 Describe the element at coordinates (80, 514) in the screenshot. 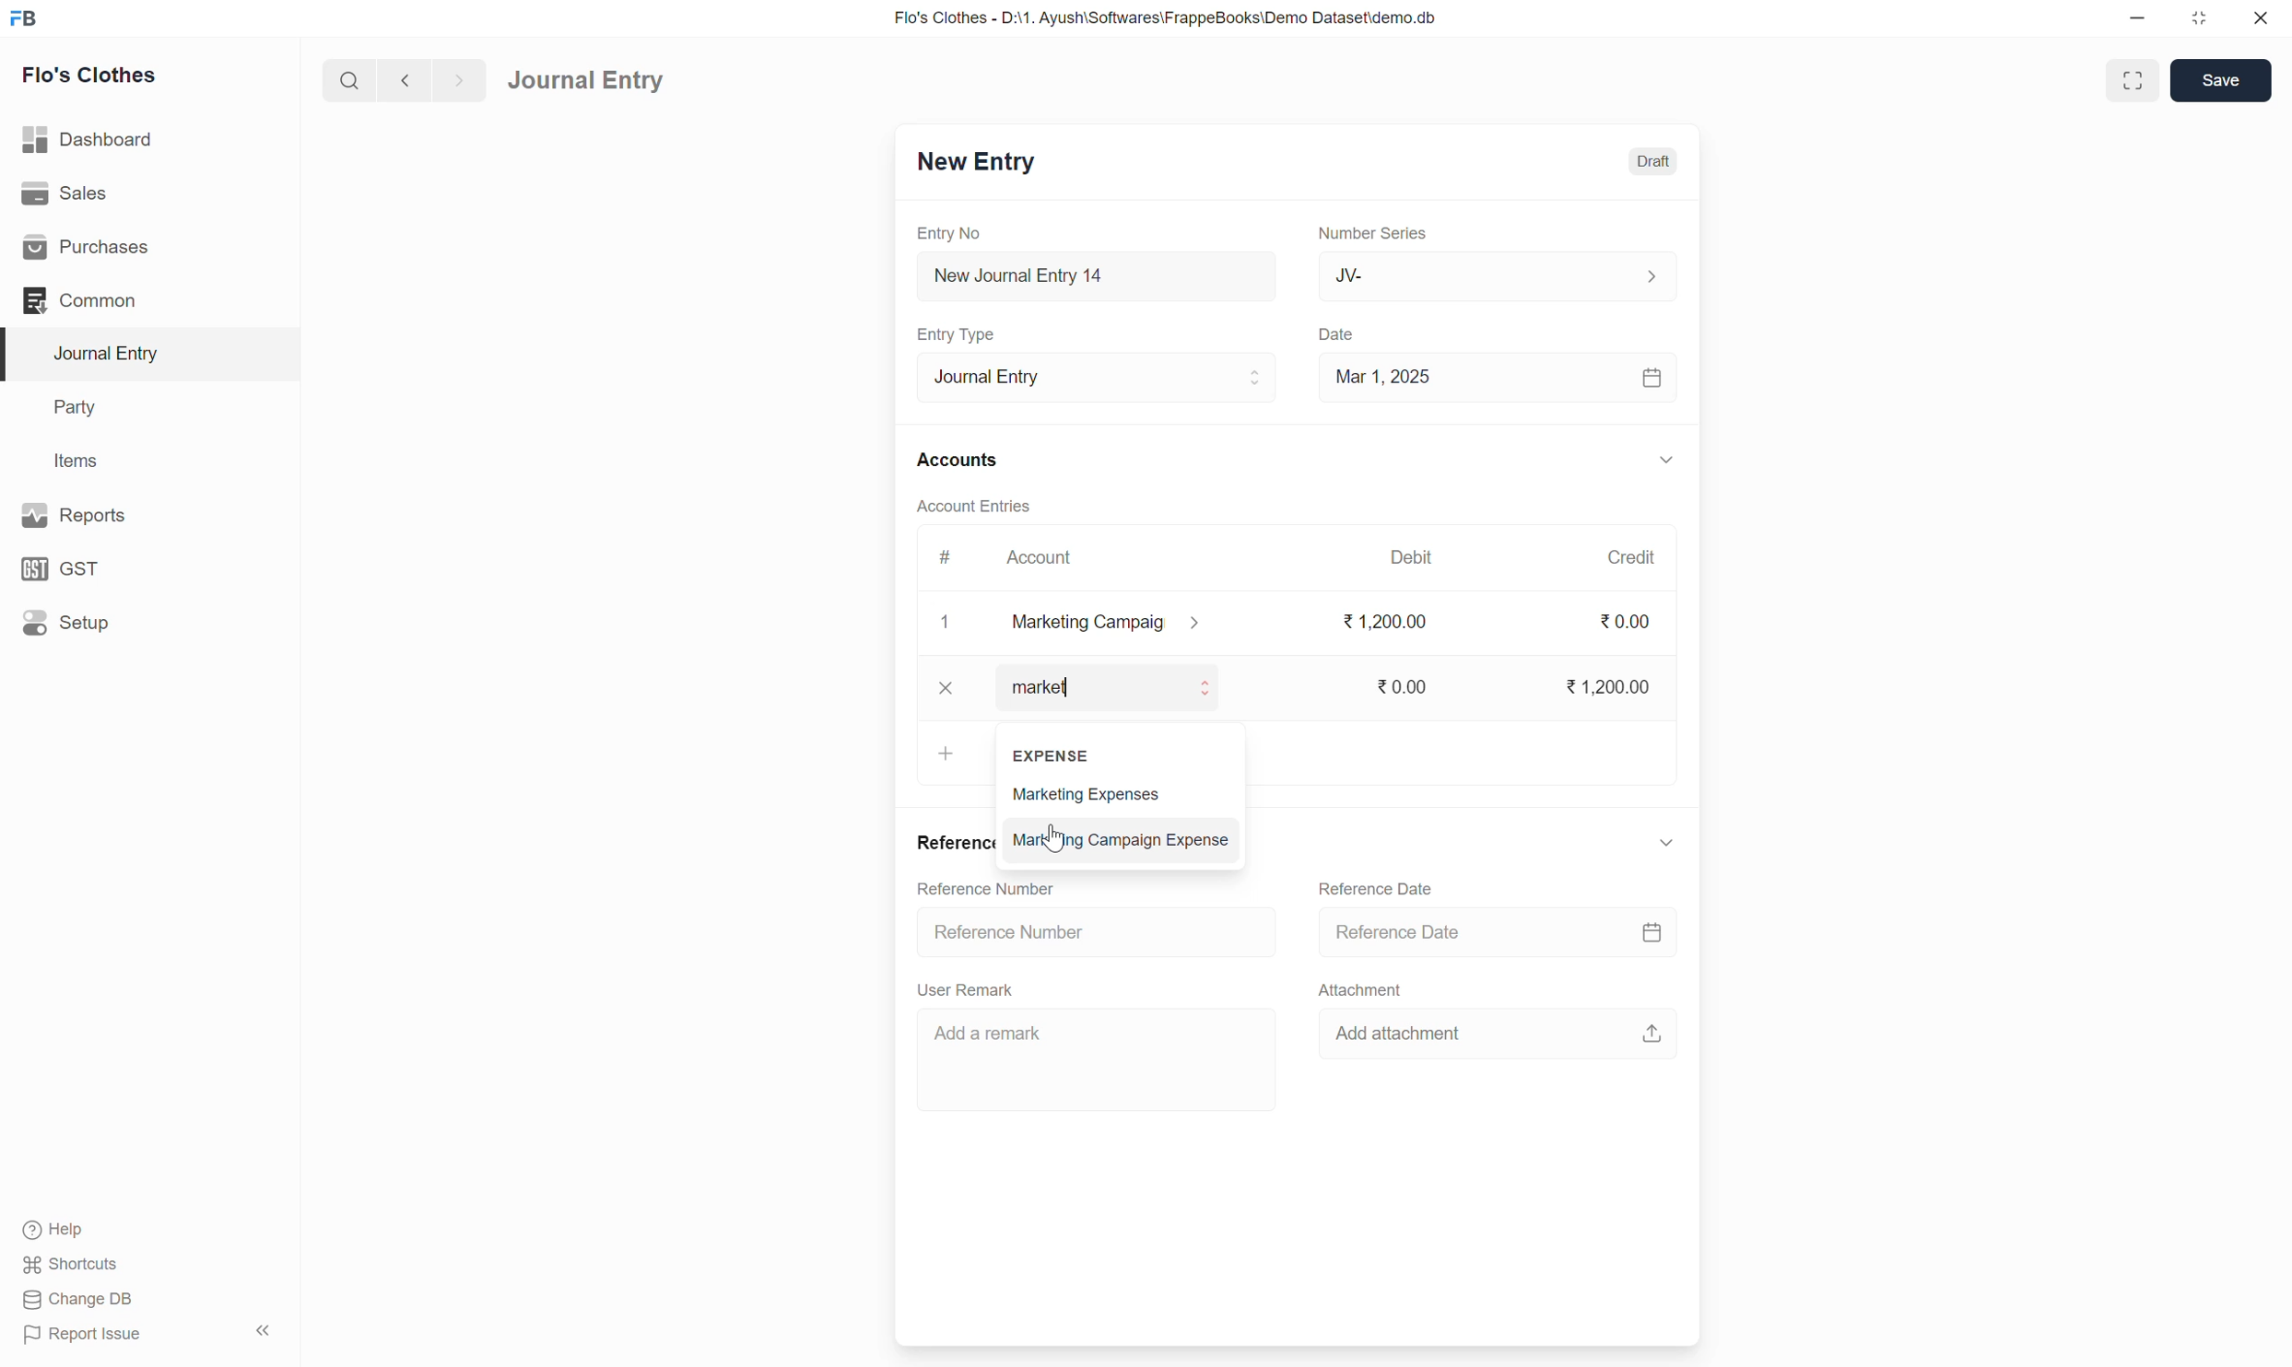

I see `Reports` at that location.